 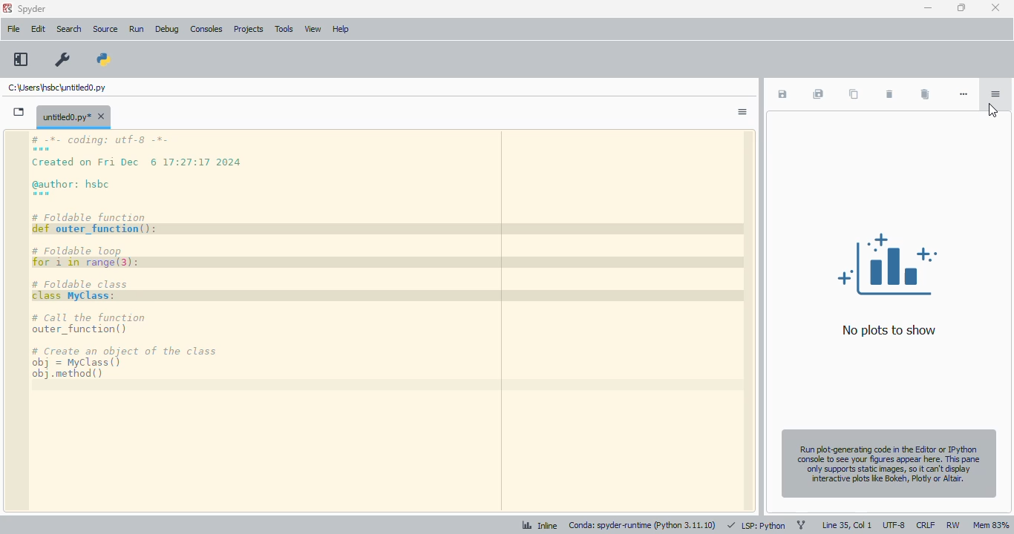 What do you see at coordinates (63, 59) in the screenshot?
I see `preferences` at bounding box center [63, 59].